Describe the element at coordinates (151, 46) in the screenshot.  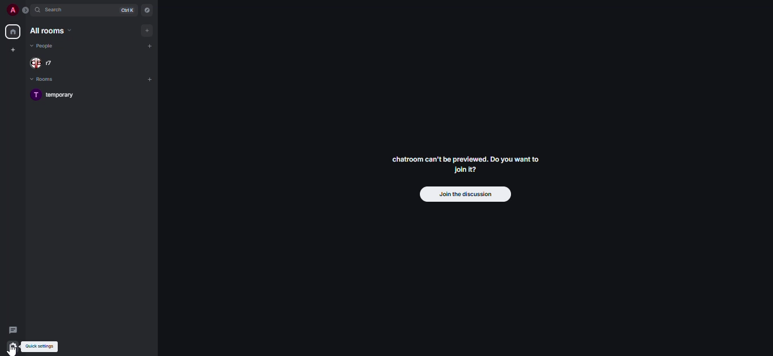
I see `add` at that location.